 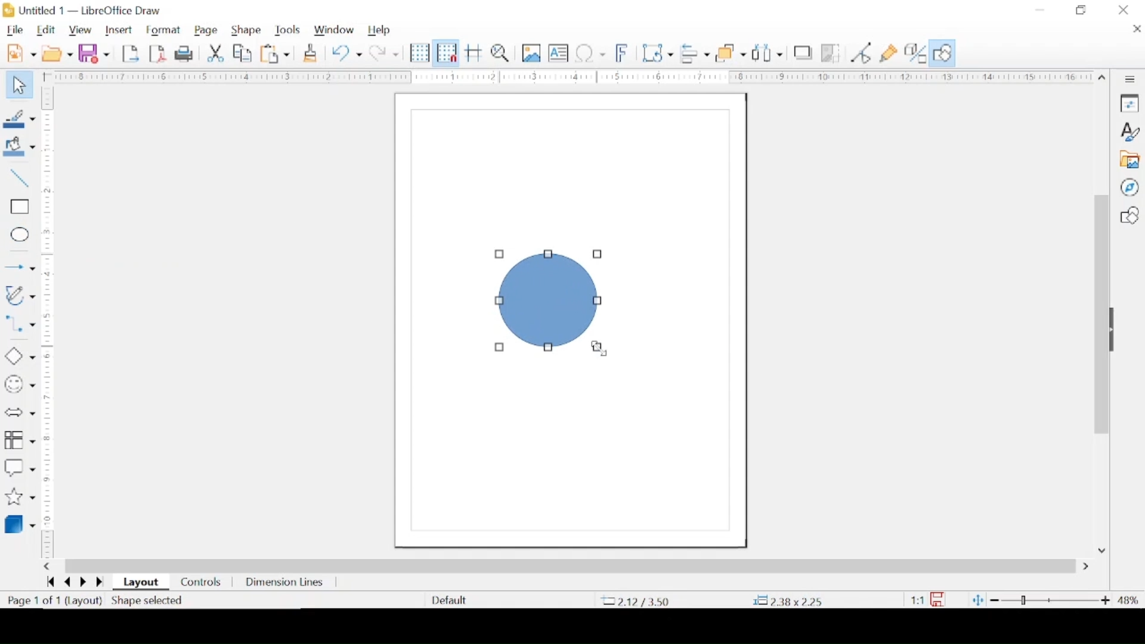 What do you see at coordinates (19, 119) in the screenshot?
I see `line color` at bounding box center [19, 119].